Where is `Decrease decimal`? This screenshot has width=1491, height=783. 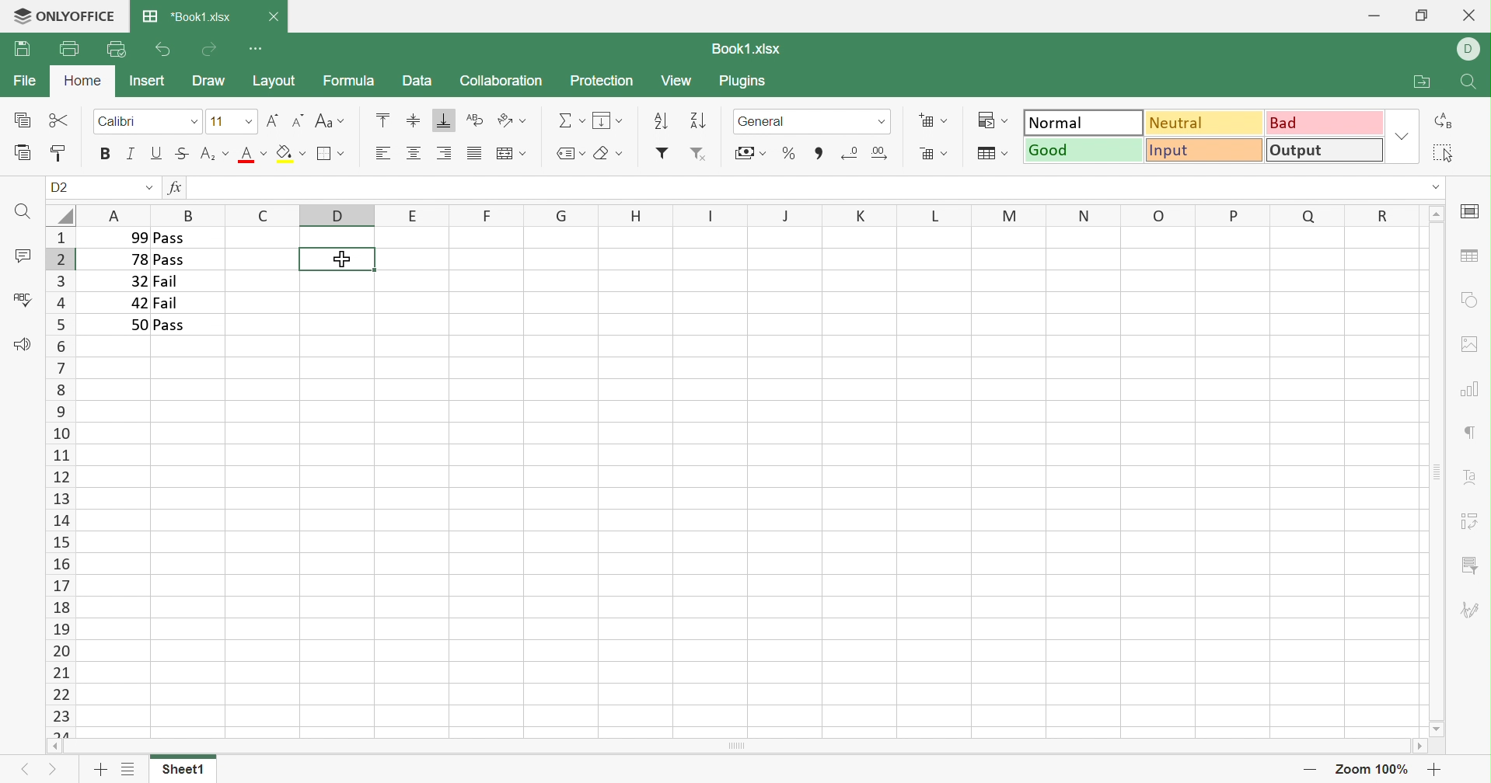 Decrease decimal is located at coordinates (849, 152).